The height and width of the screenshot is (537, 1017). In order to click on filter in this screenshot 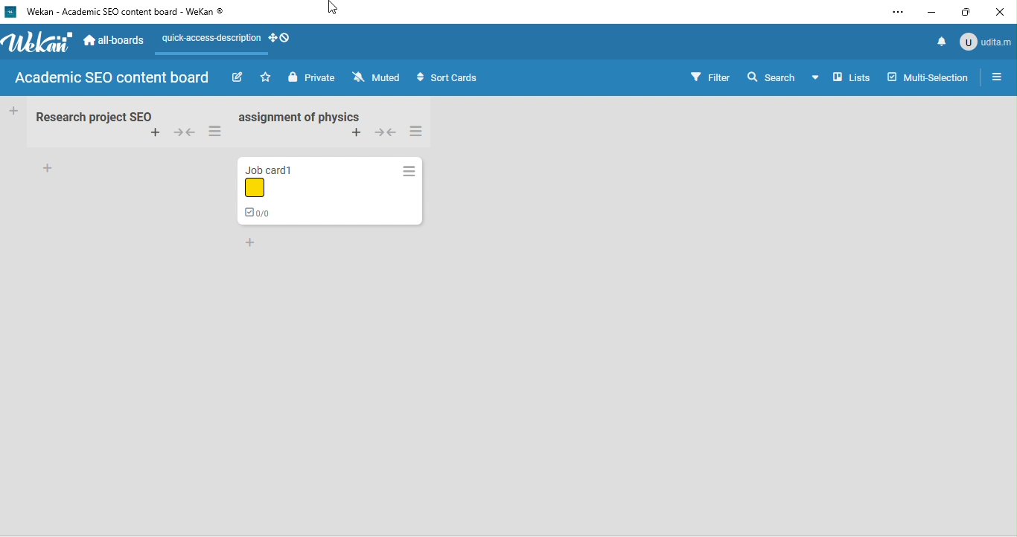, I will do `click(711, 76)`.